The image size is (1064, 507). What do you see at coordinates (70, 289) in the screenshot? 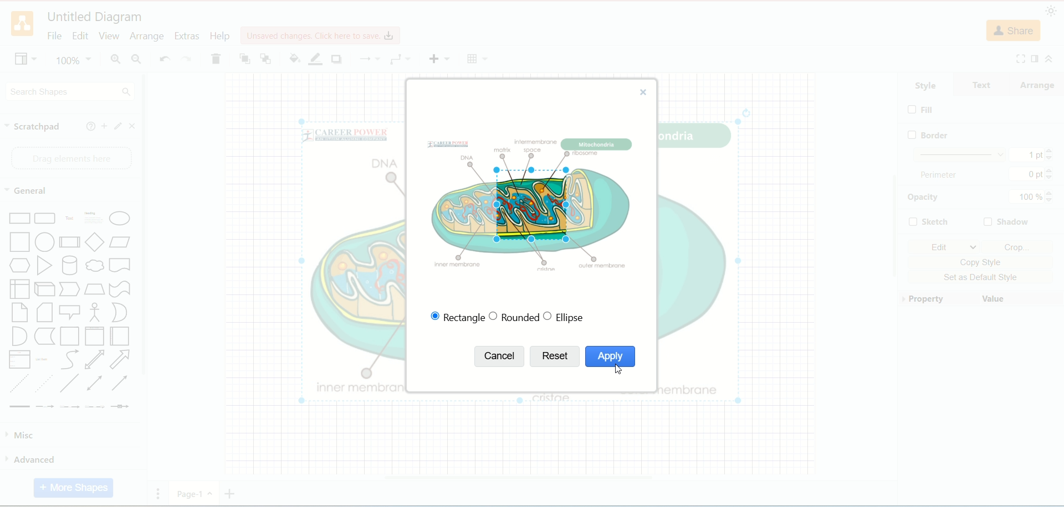
I see `Step` at bounding box center [70, 289].